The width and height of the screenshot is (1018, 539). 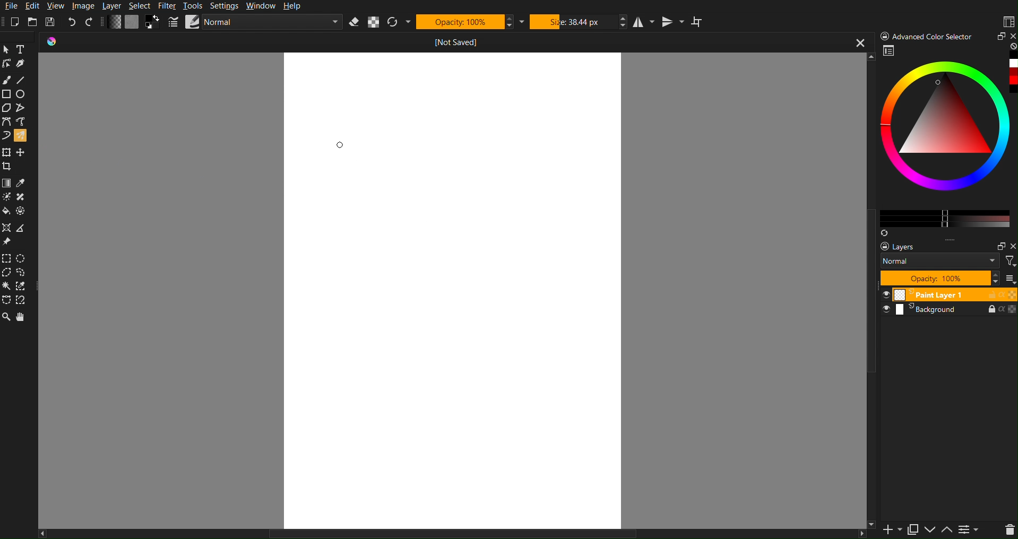 What do you see at coordinates (886, 531) in the screenshot?
I see `add` at bounding box center [886, 531].